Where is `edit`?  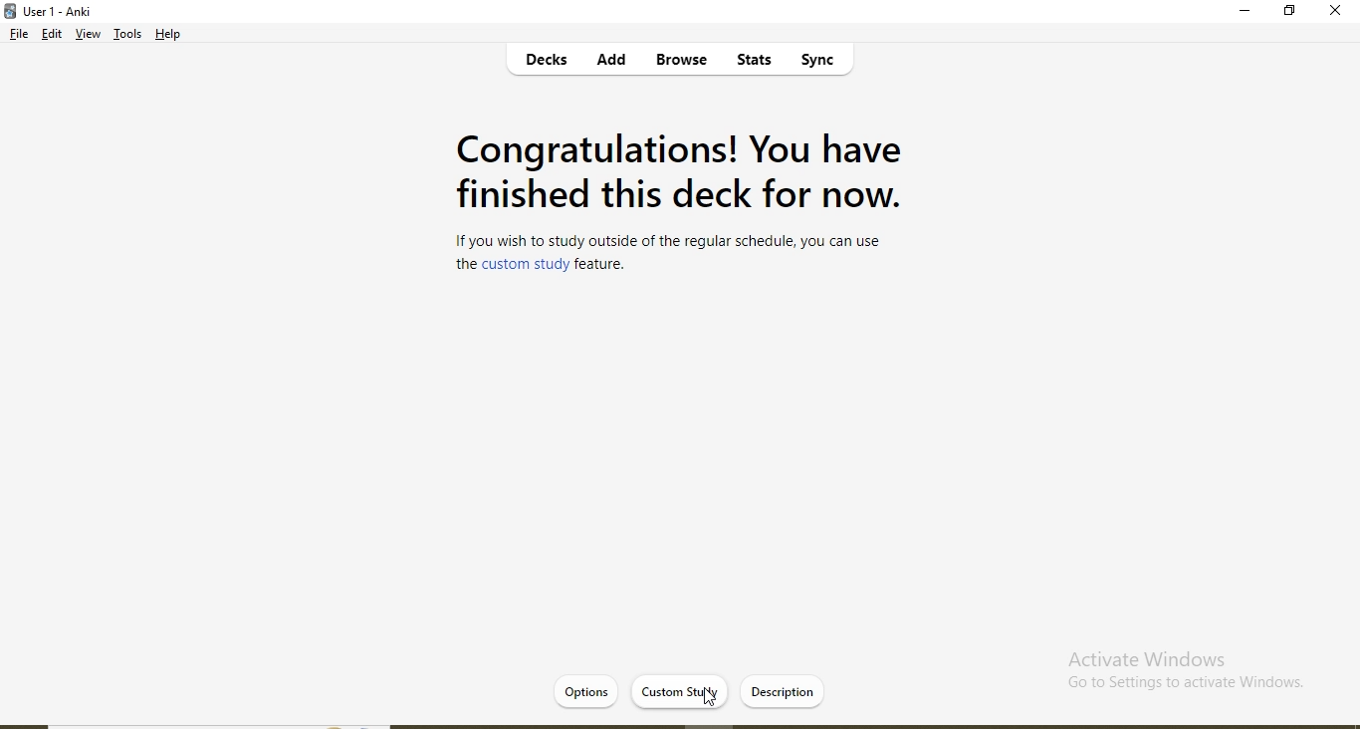
edit is located at coordinates (53, 36).